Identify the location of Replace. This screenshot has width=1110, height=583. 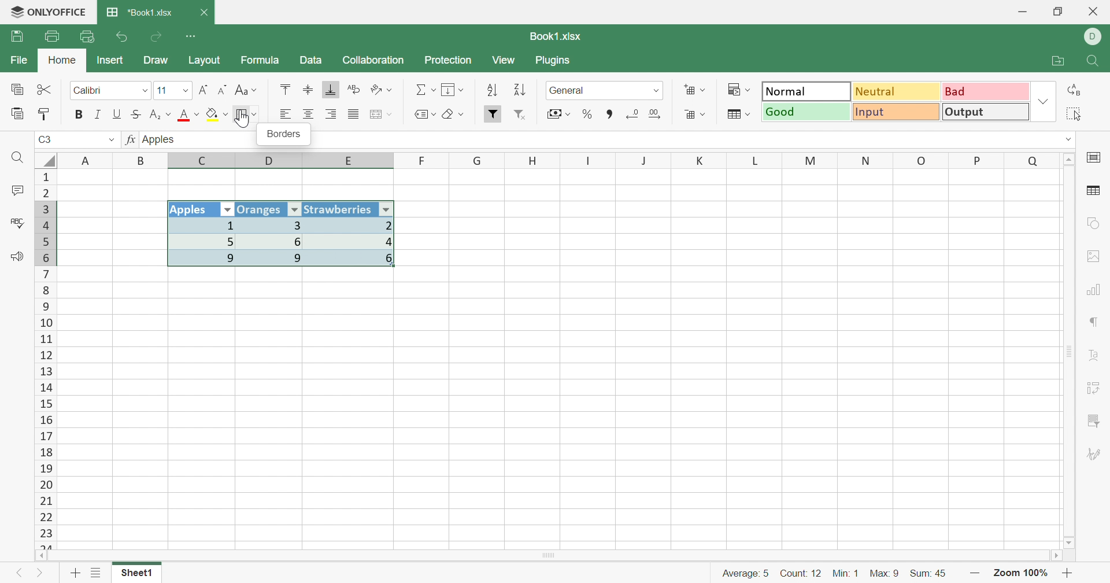
(1077, 90).